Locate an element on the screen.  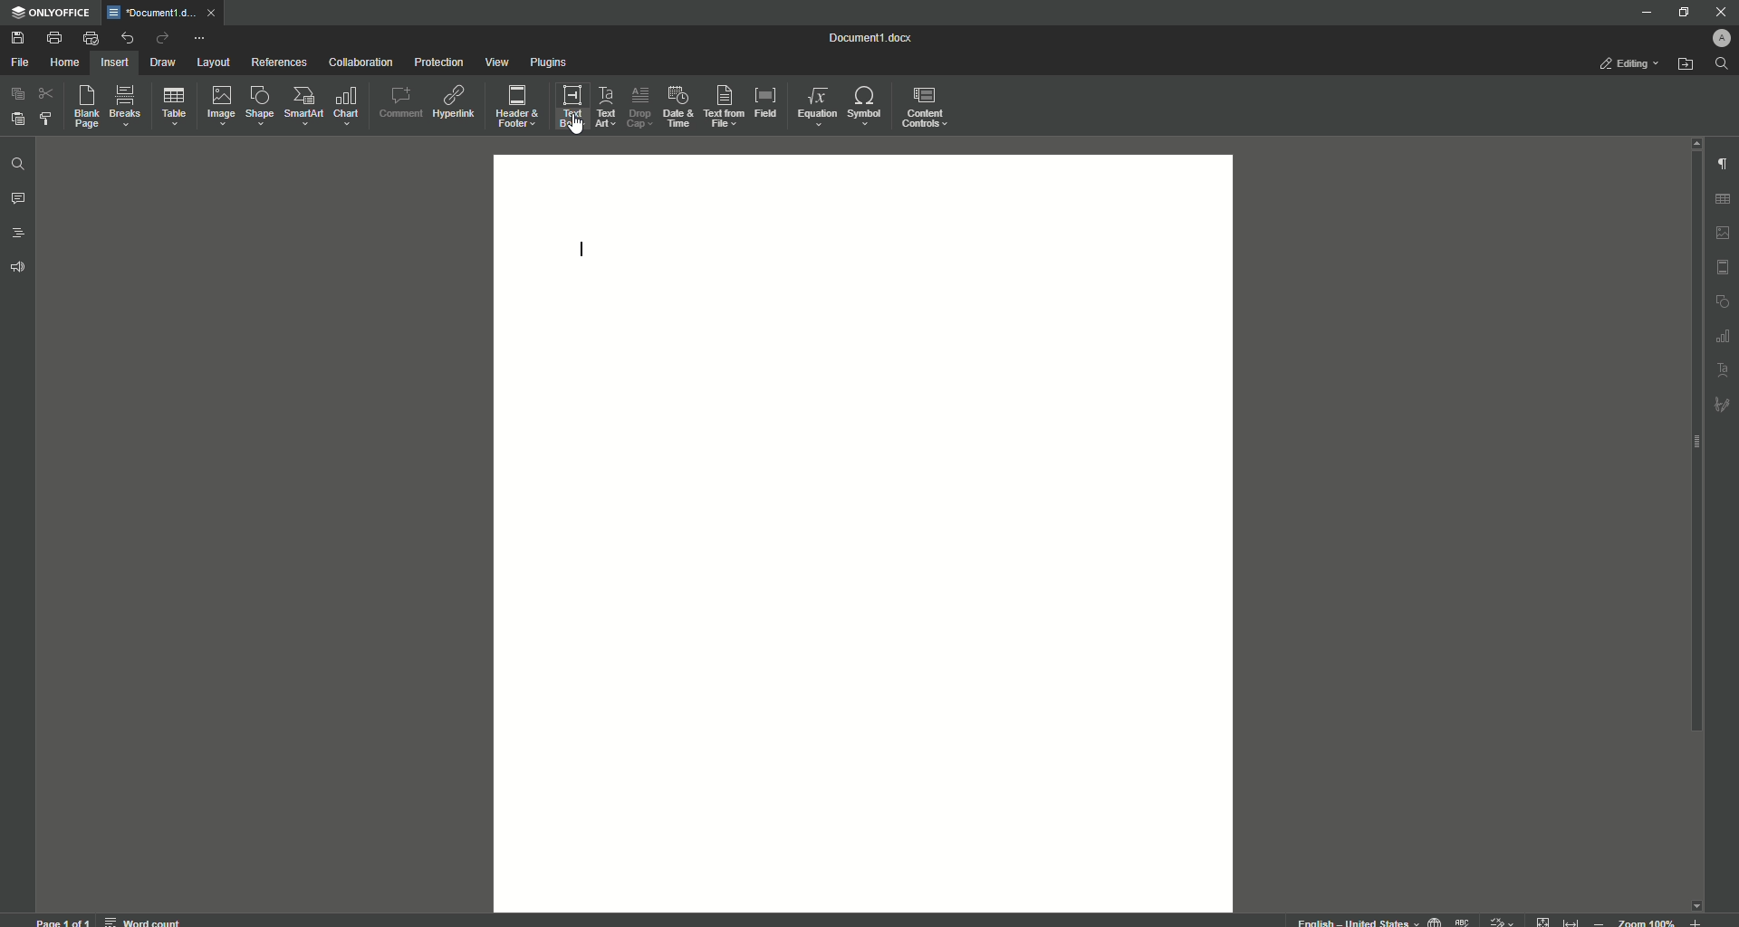
Text Art is located at coordinates (603, 109).